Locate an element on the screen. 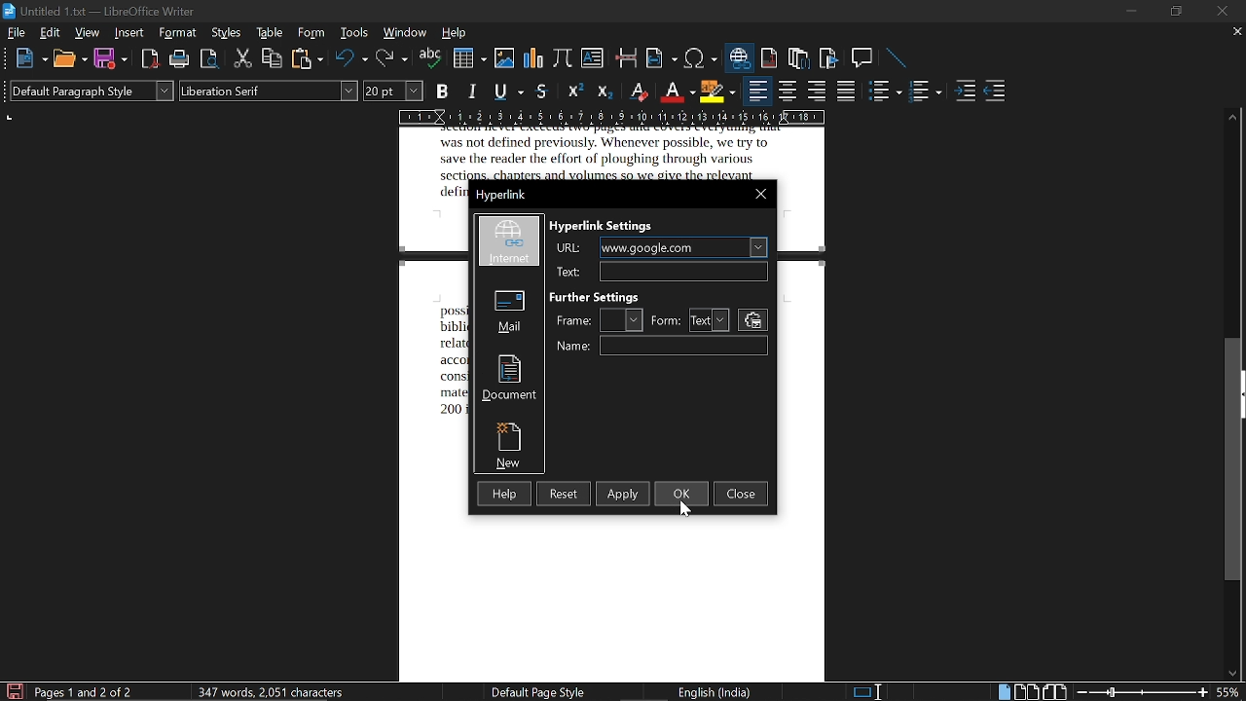  cursor is located at coordinates (688, 513).